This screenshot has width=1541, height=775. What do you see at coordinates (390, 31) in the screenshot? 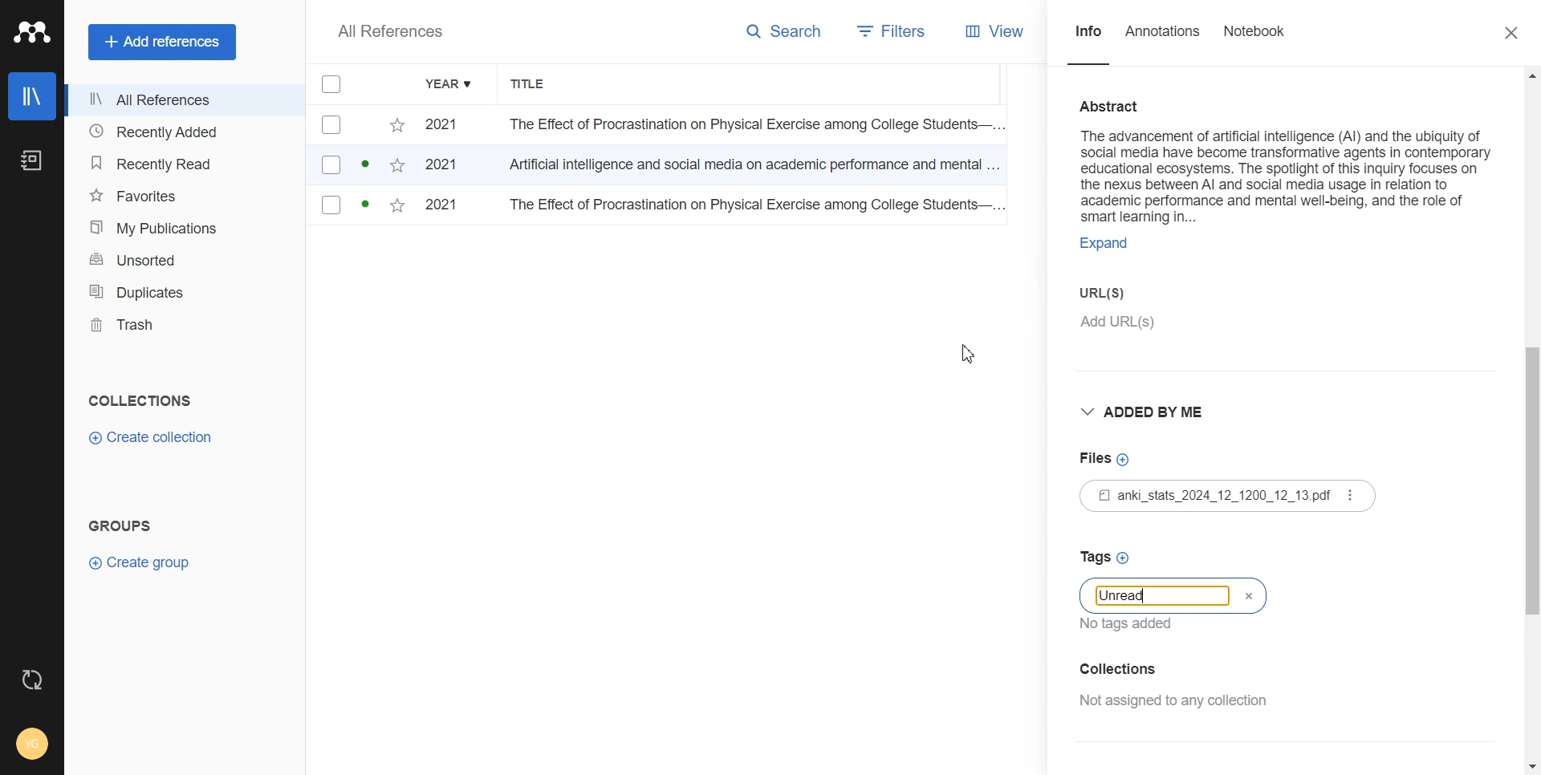
I see `All References` at bounding box center [390, 31].